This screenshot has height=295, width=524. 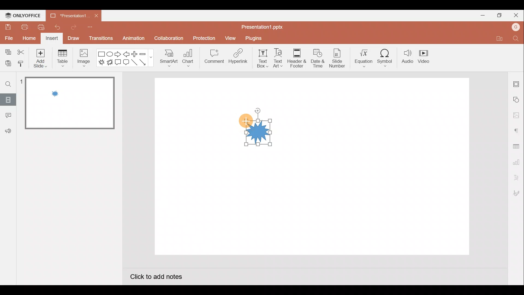 What do you see at coordinates (426, 58) in the screenshot?
I see `Video` at bounding box center [426, 58].